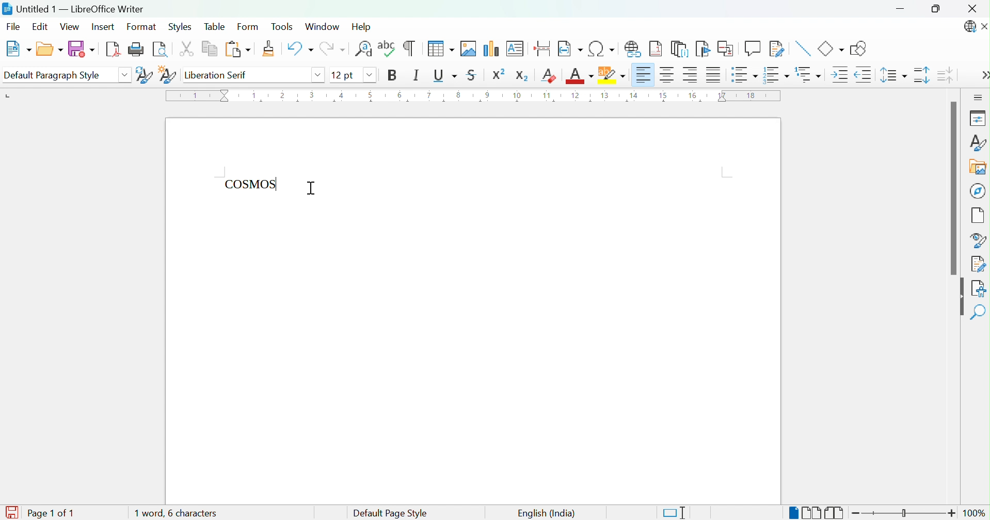  I want to click on Minimize, so click(903, 10).